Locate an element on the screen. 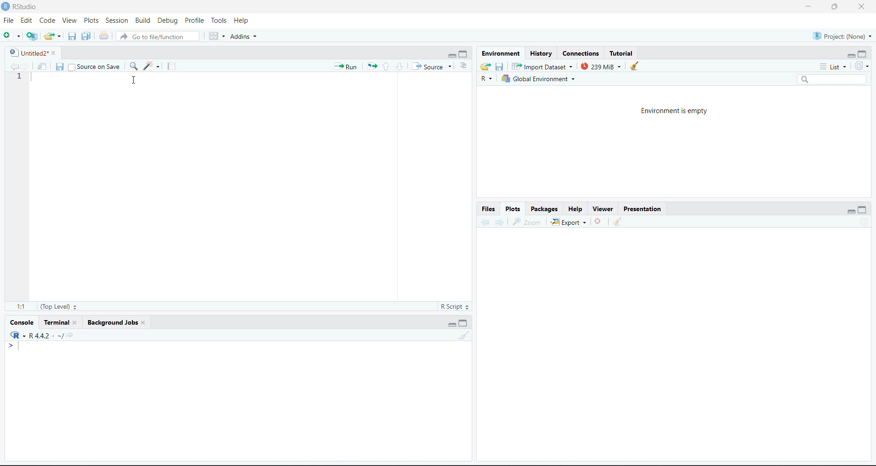  Profile is located at coordinates (193, 21).